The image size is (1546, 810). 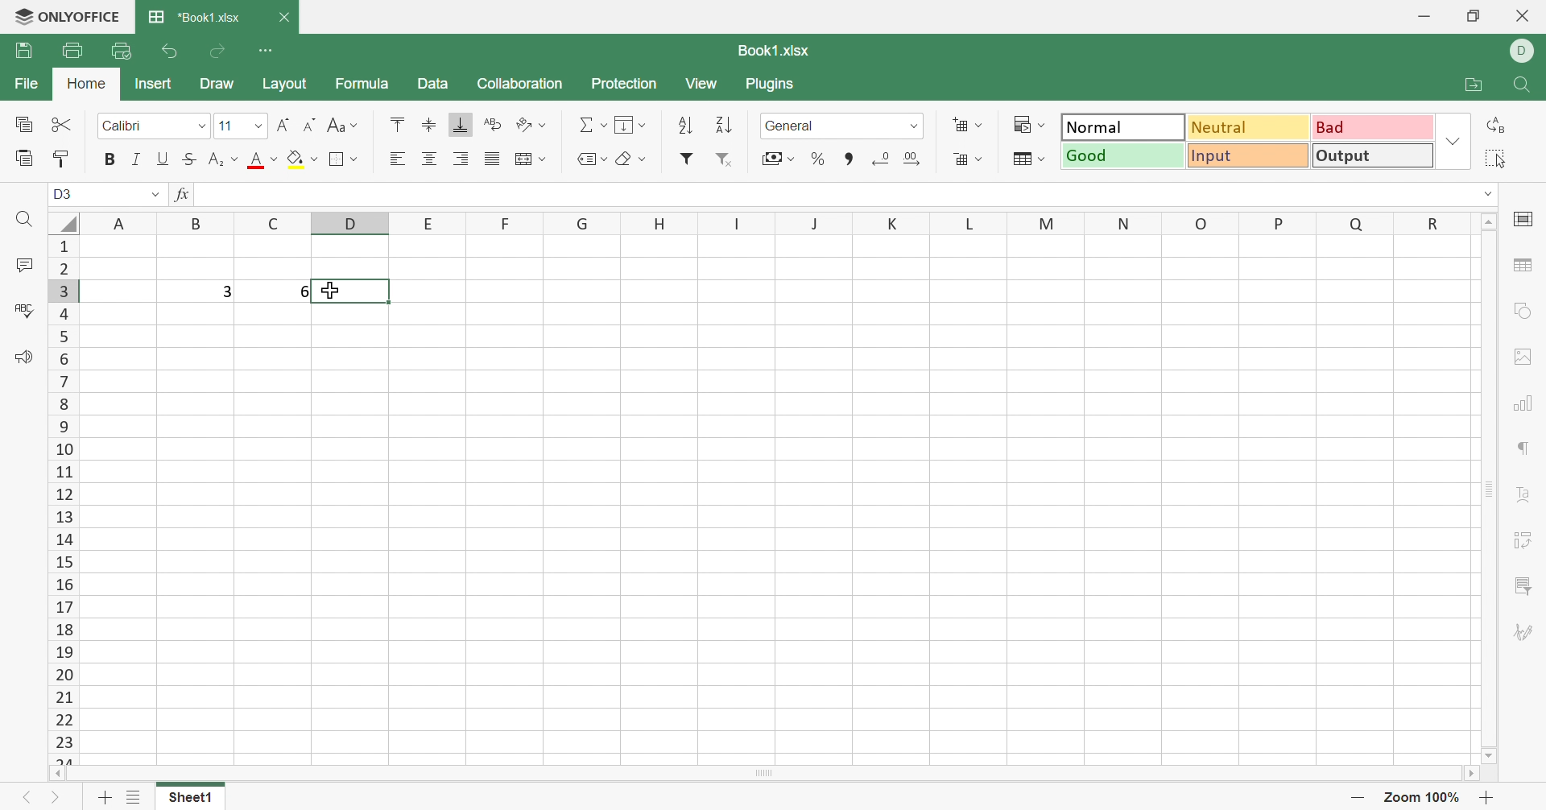 What do you see at coordinates (218, 51) in the screenshot?
I see `Redo` at bounding box center [218, 51].